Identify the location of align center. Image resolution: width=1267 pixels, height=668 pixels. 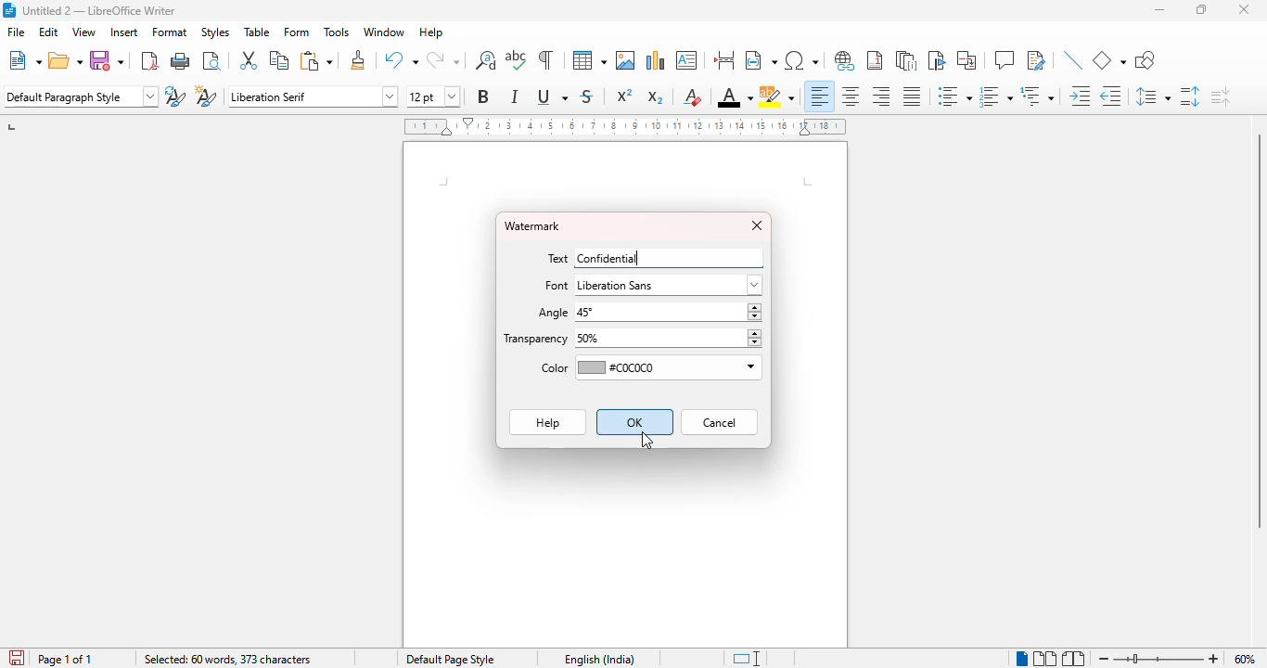
(851, 96).